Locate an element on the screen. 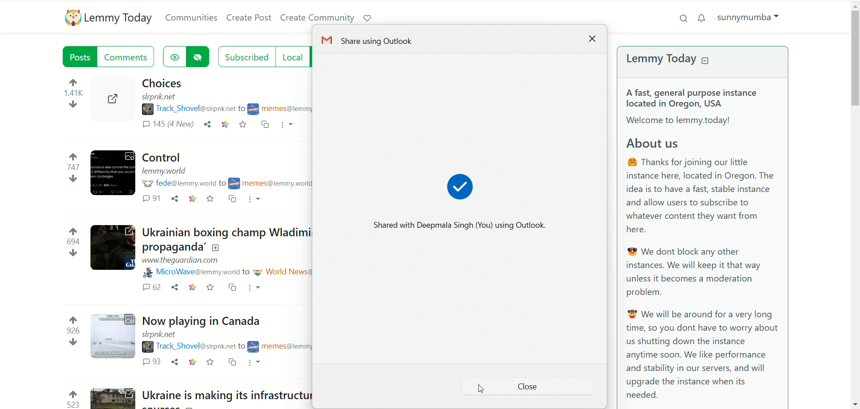 Image resolution: width=860 pixels, height=409 pixels. lemmy today logo and name is located at coordinates (106, 18).